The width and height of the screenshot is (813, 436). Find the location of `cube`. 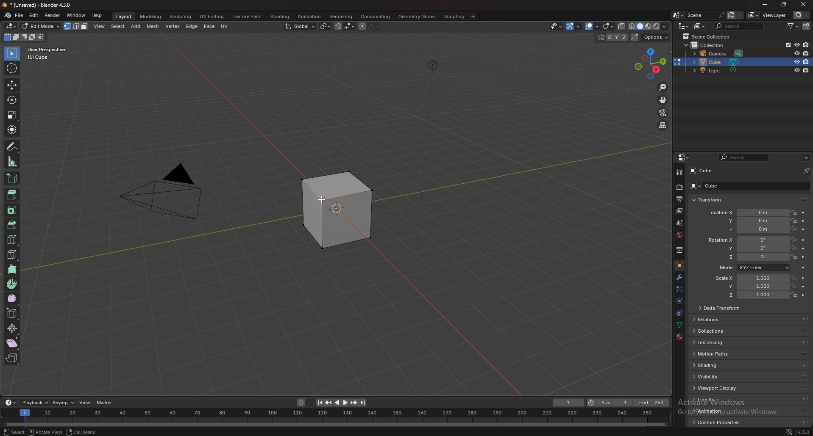

cube is located at coordinates (719, 62).